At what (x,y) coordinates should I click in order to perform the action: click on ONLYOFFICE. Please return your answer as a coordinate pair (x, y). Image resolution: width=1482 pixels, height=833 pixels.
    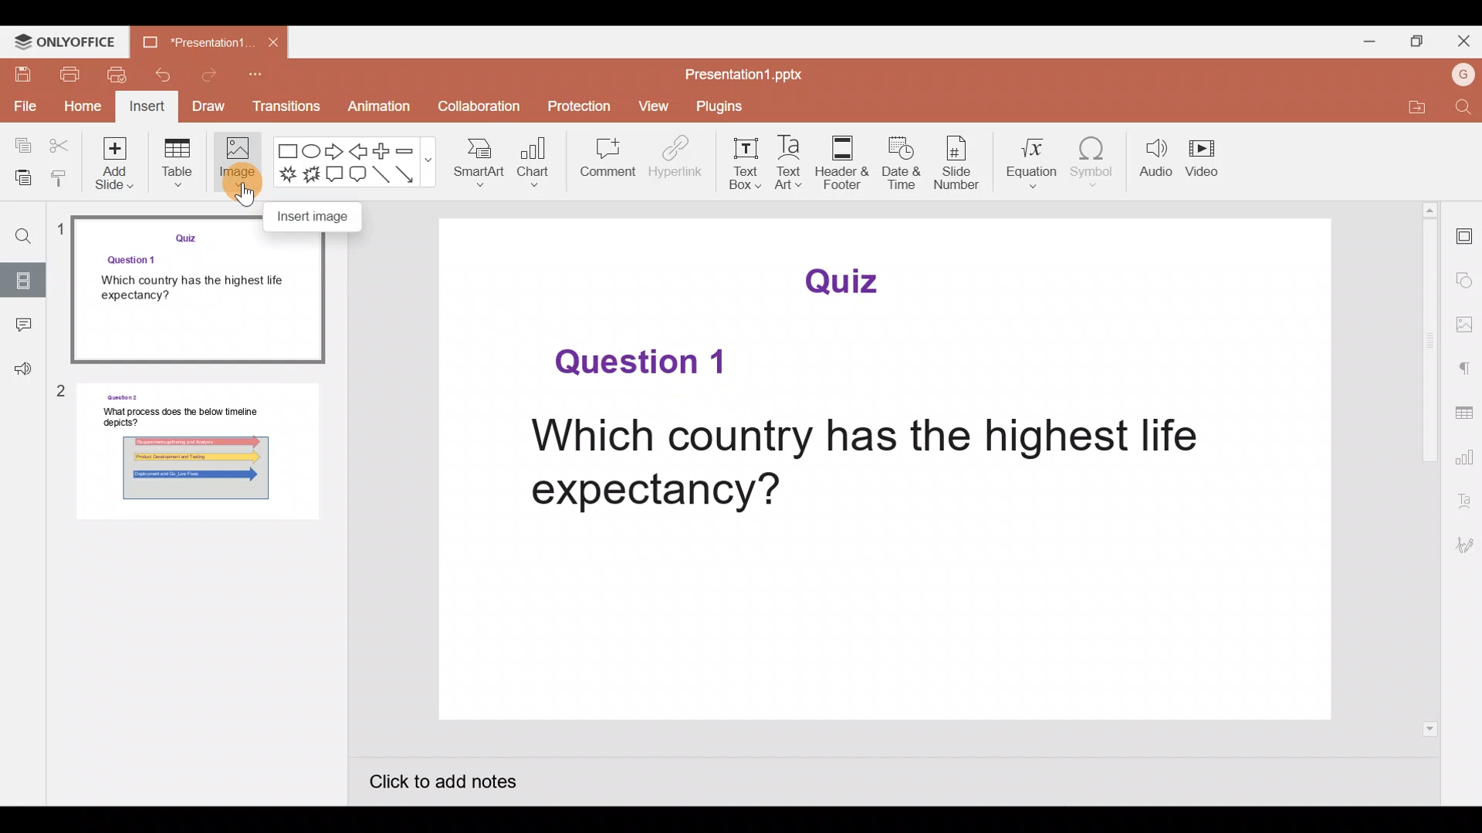
    Looking at the image, I should click on (66, 42).